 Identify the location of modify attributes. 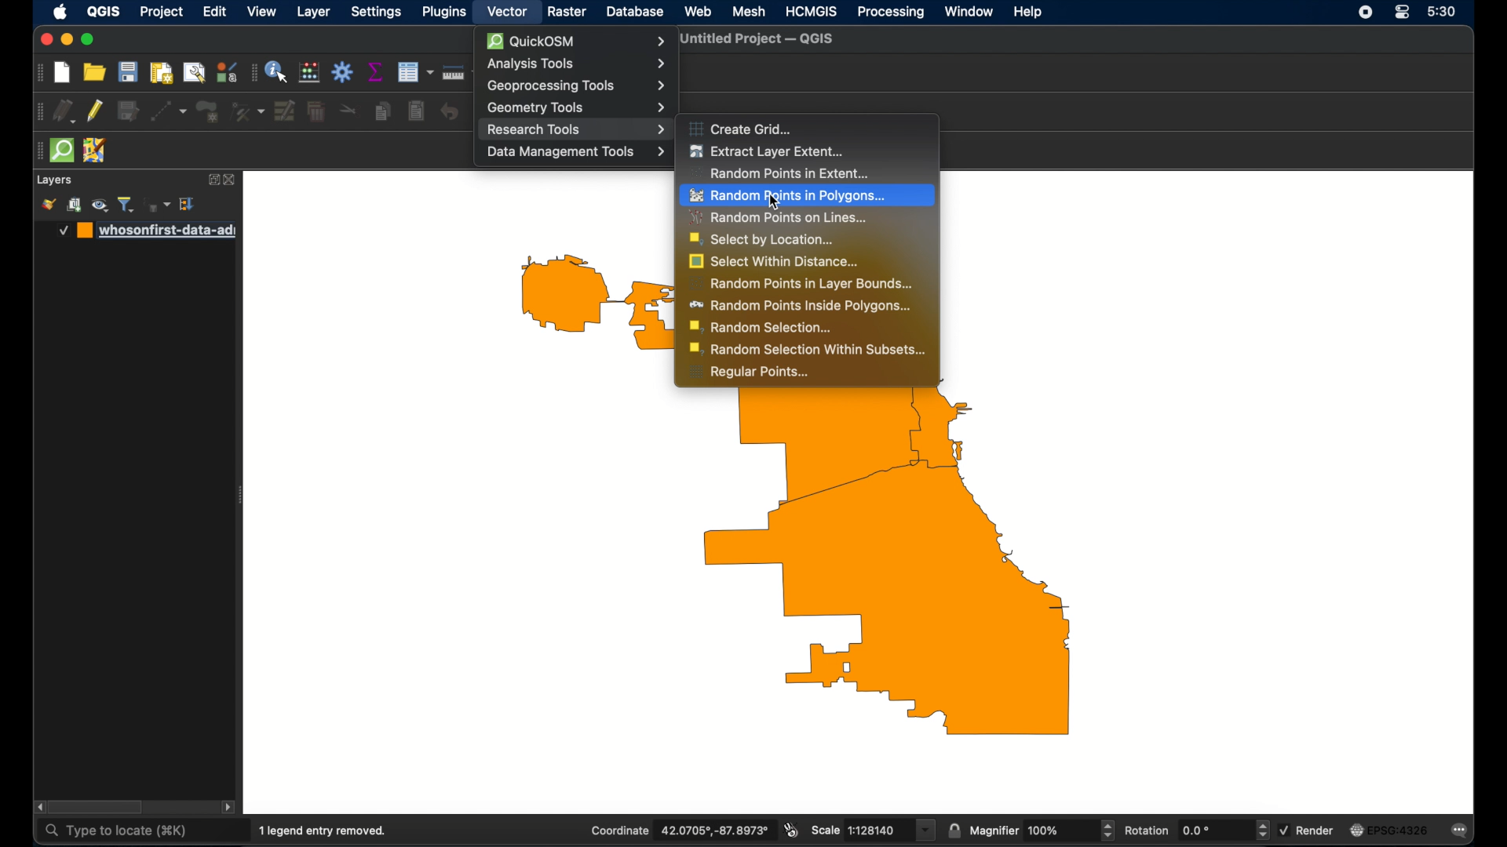
(285, 110).